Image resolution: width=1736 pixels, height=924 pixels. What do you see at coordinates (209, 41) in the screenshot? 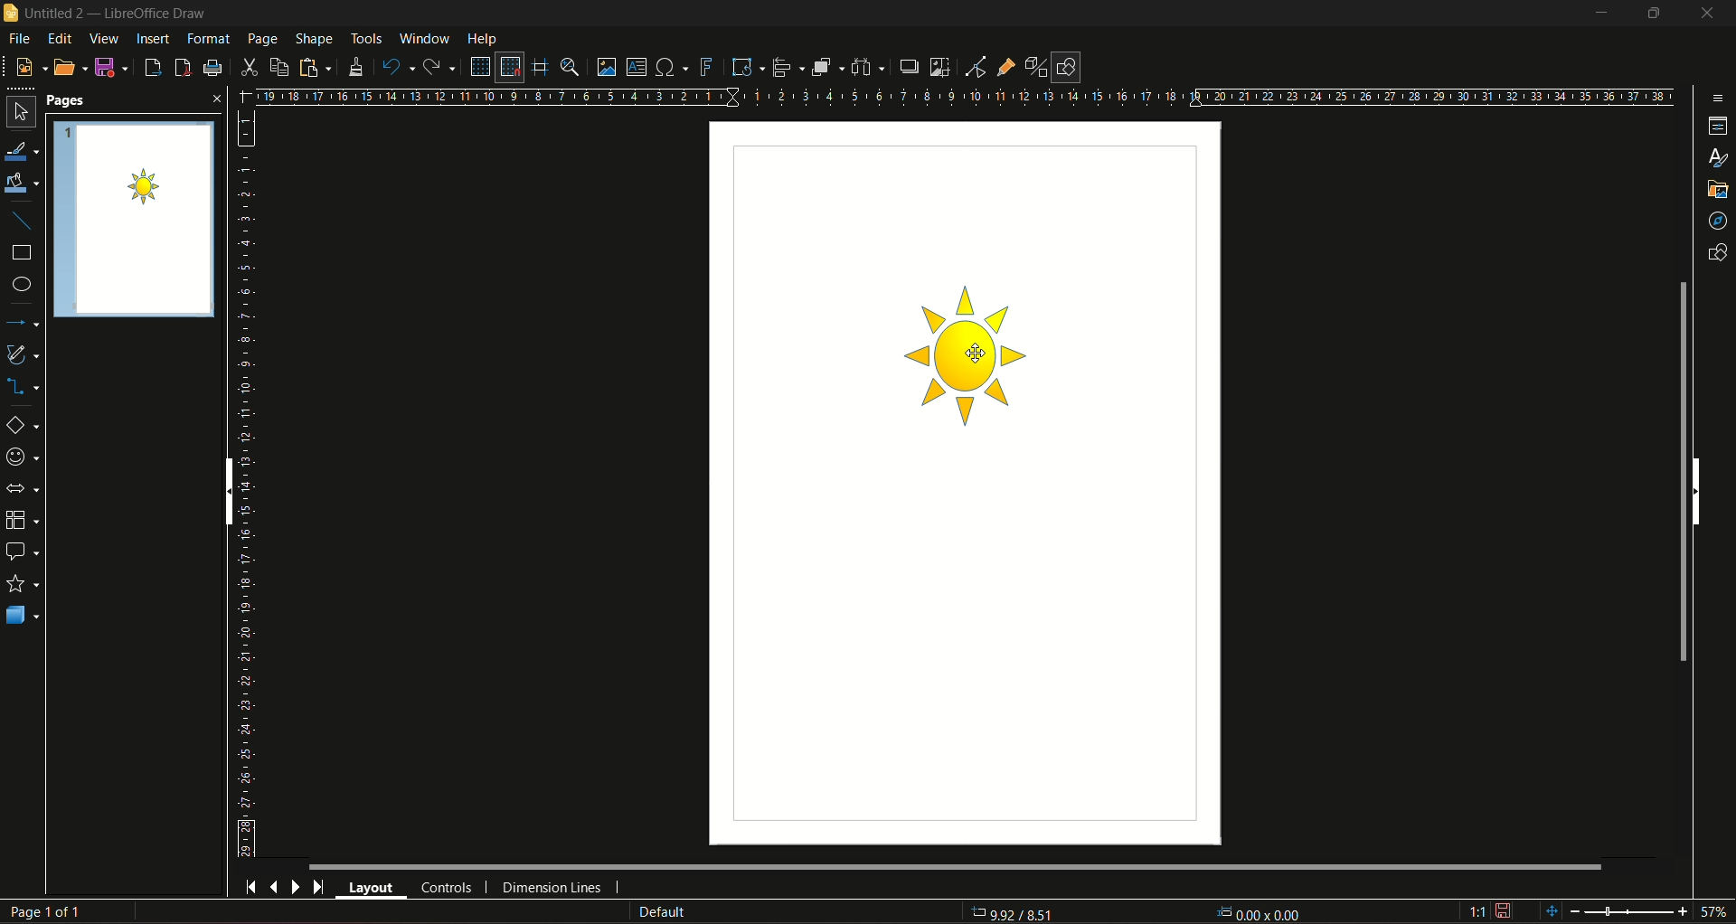
I see `format` at bounding box center [209, 41].